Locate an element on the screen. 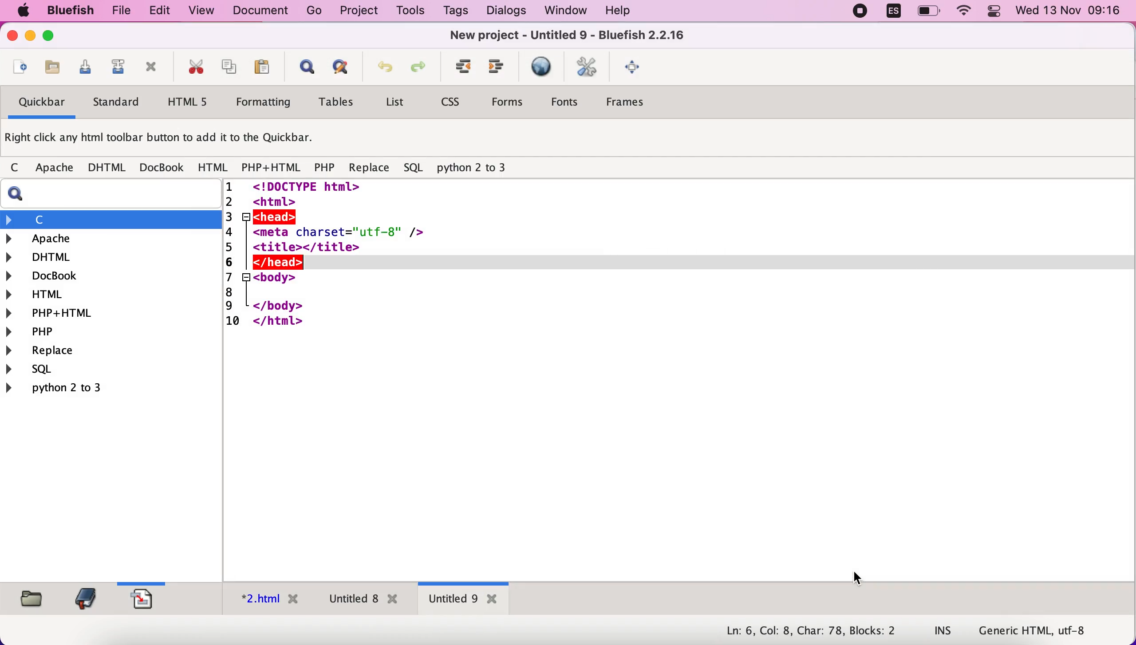  save file is located at coordinates (51, 68).